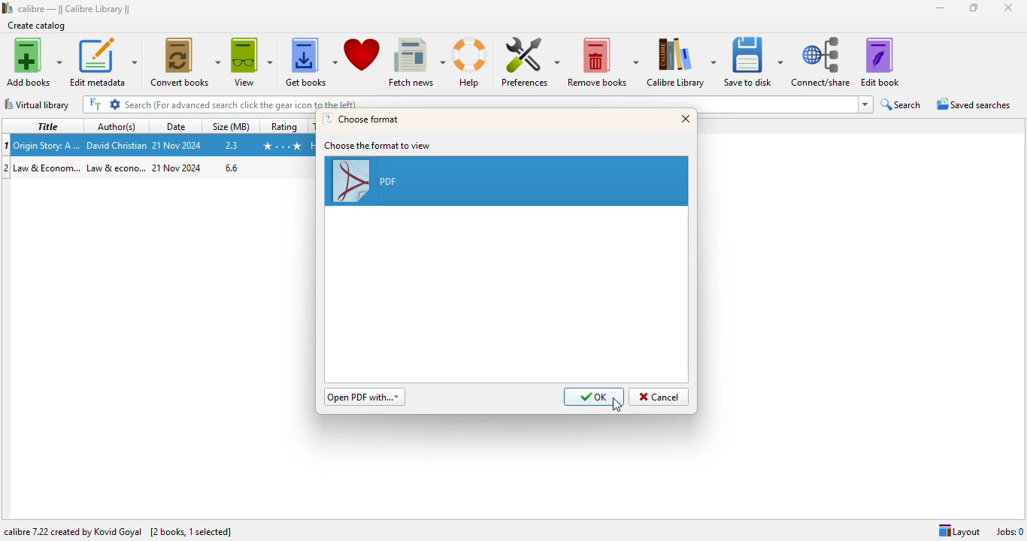  What do you see at coordinates (865, 104) in the screenshot?
I see `dropdown` at bounding box center [865, 104].